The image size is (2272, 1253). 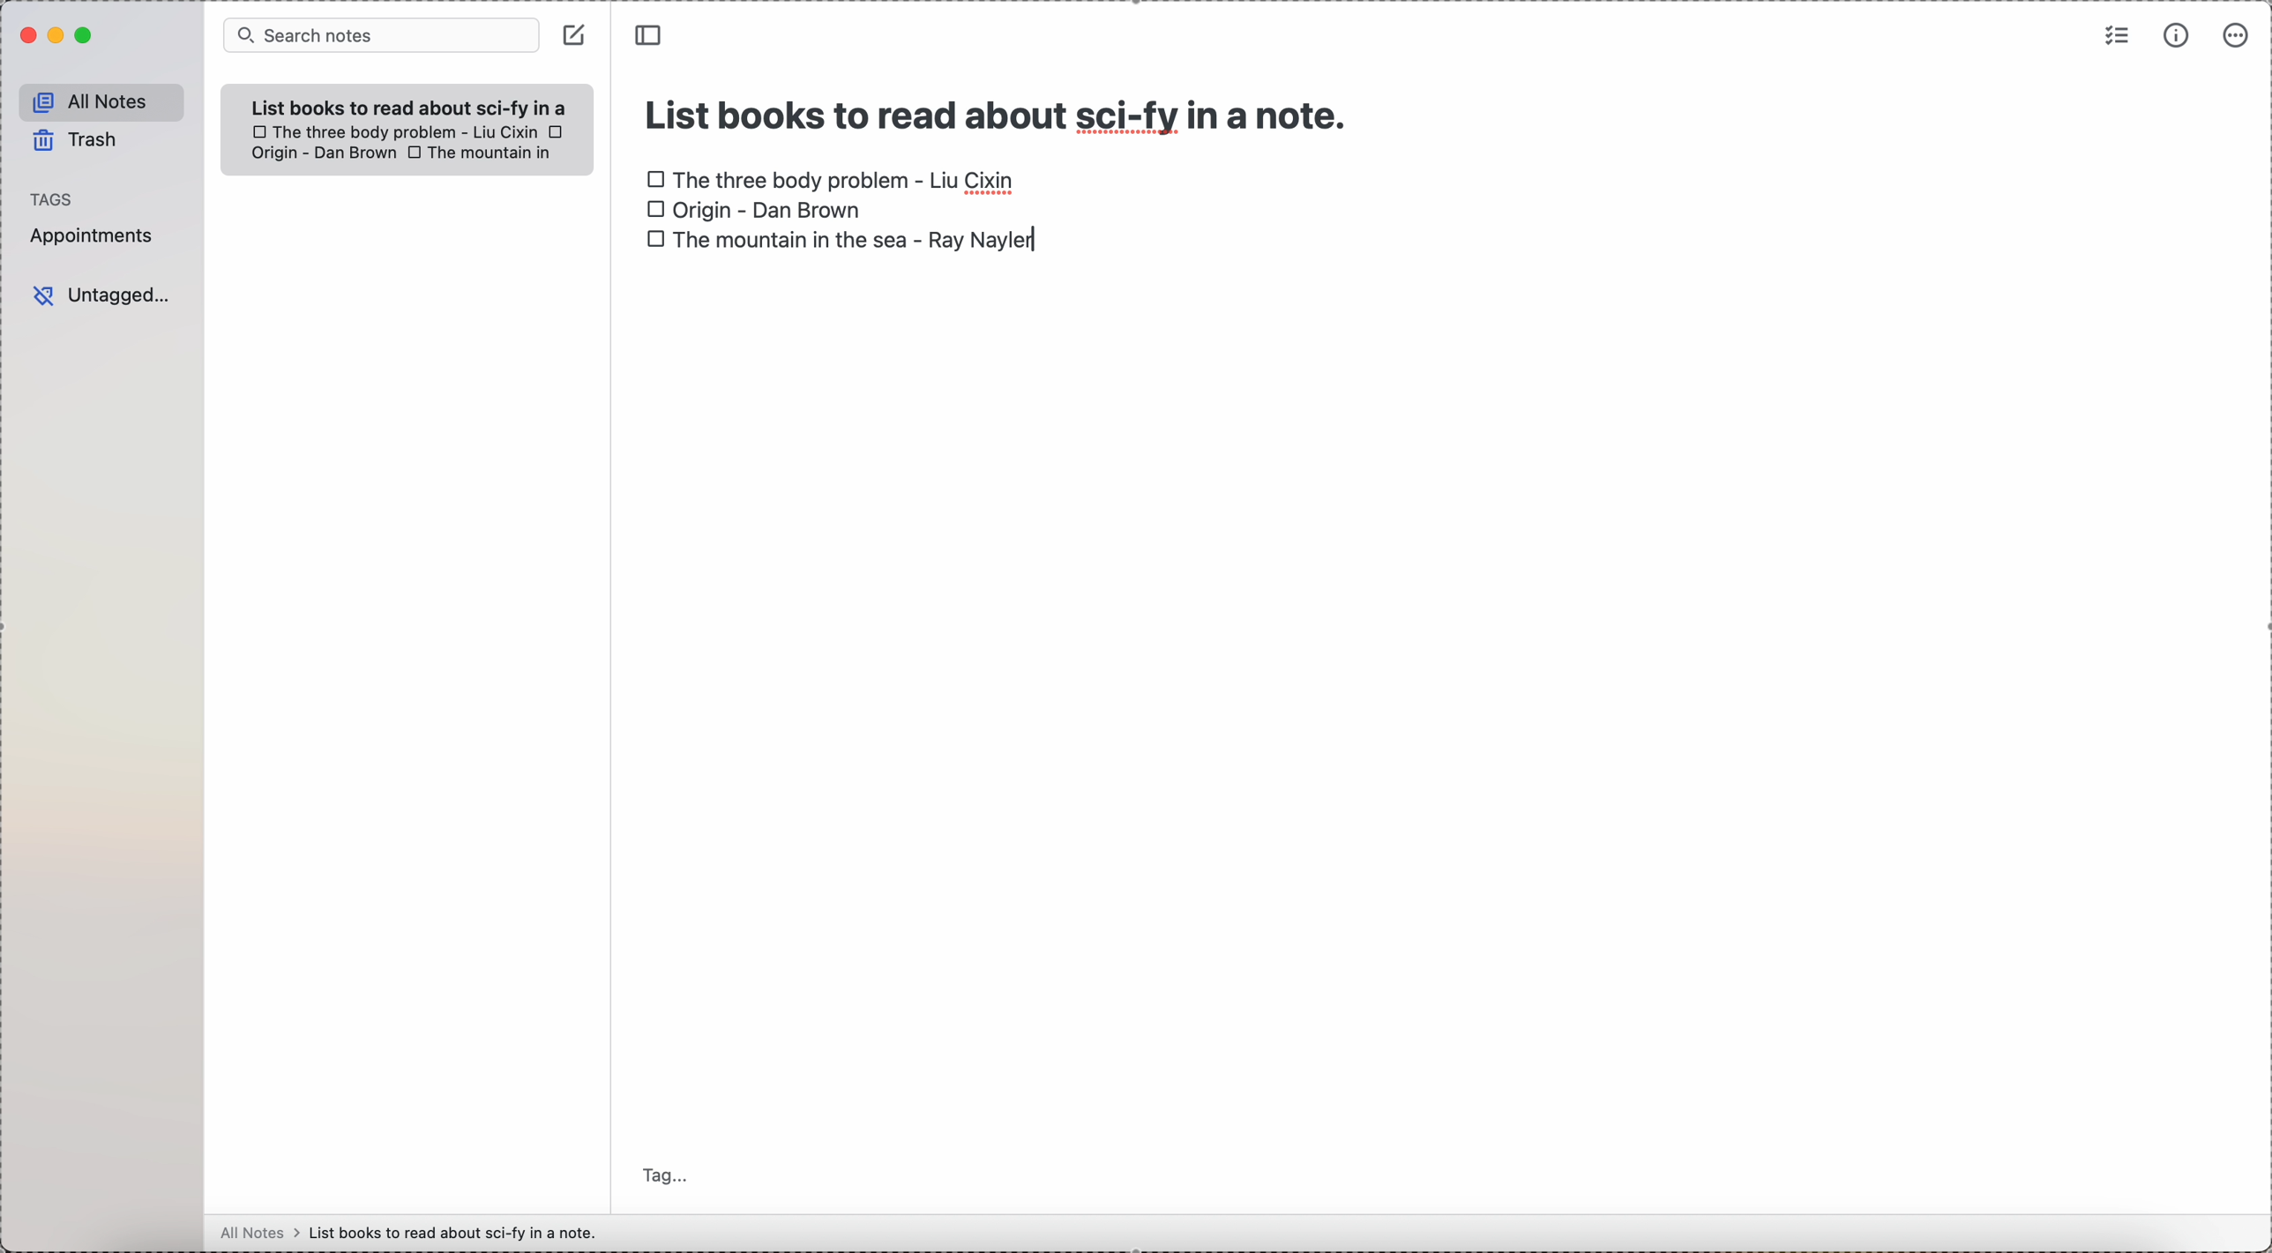 I want to click on all notes > List books to read about sci-fy in a note., so click(x=414, y=1232).